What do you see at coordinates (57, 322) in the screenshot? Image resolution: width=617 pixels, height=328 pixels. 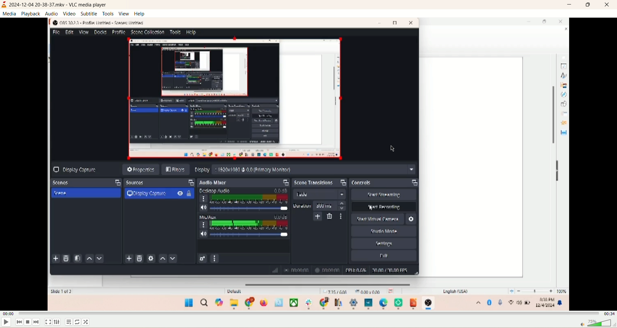 I see `extended settings` at bounding box center [57, 322].